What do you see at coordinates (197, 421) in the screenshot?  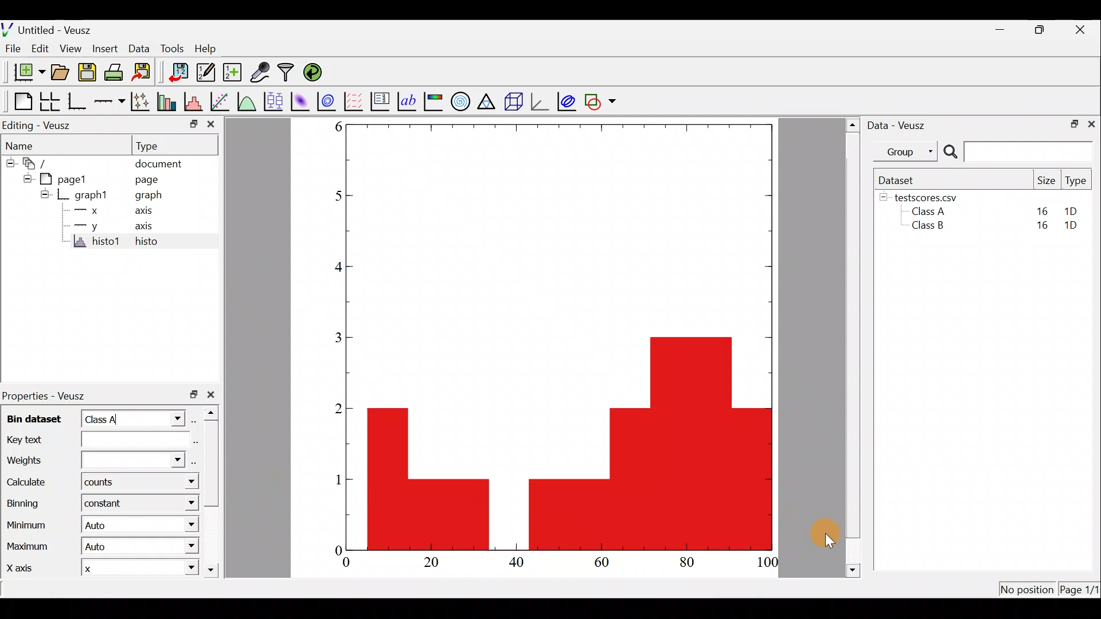 I see `select using dataset browser` at bounding box center [197, 421].